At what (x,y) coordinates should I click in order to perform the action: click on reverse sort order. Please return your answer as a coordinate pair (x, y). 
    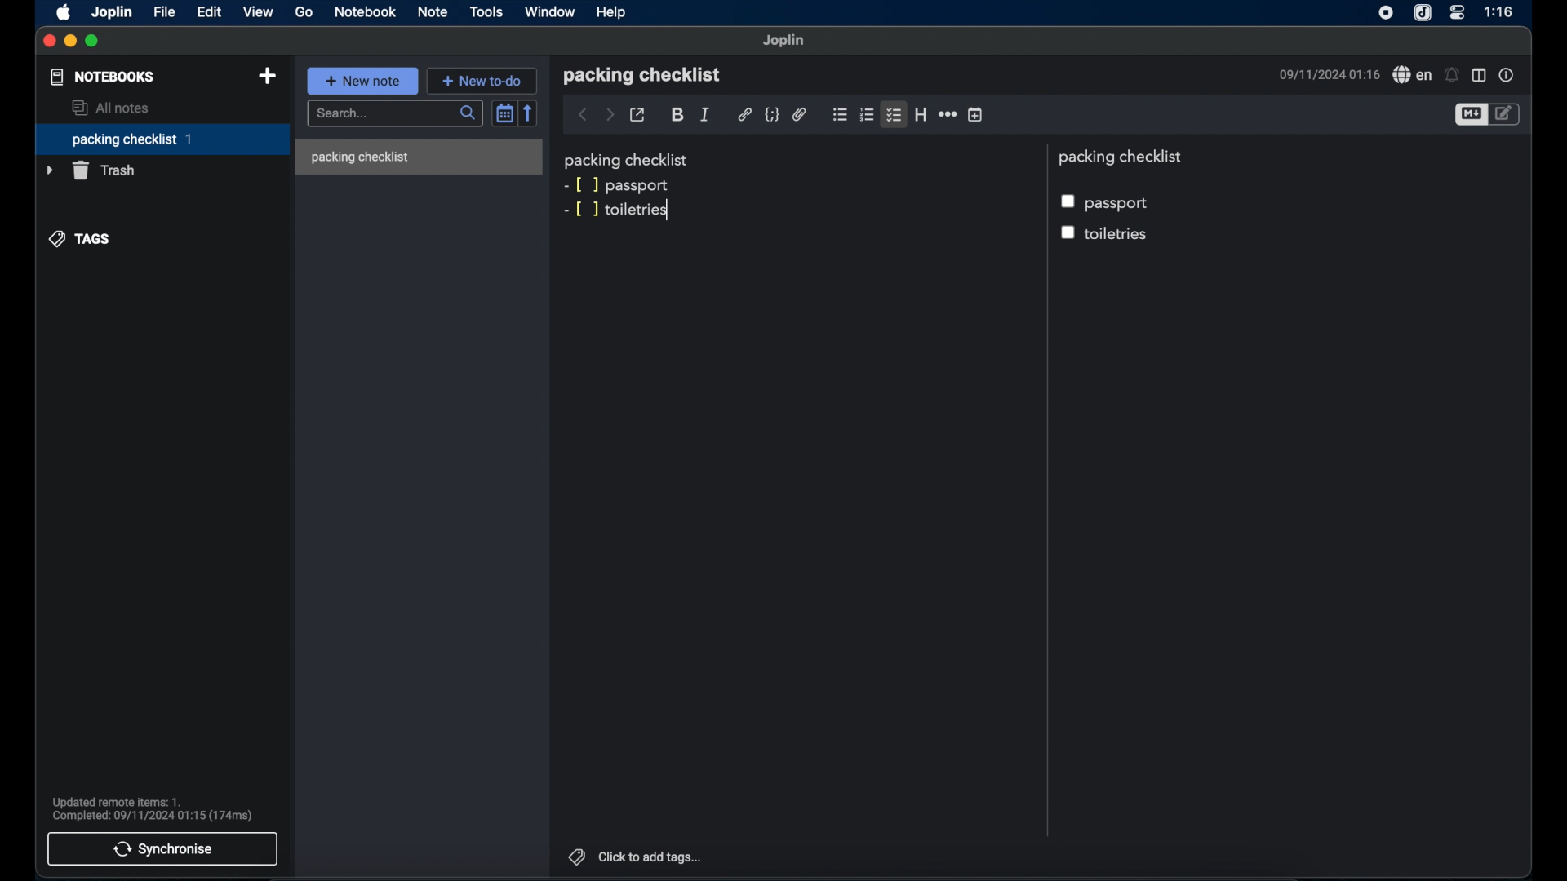
    Looking at the image, I should click on (529, 113).